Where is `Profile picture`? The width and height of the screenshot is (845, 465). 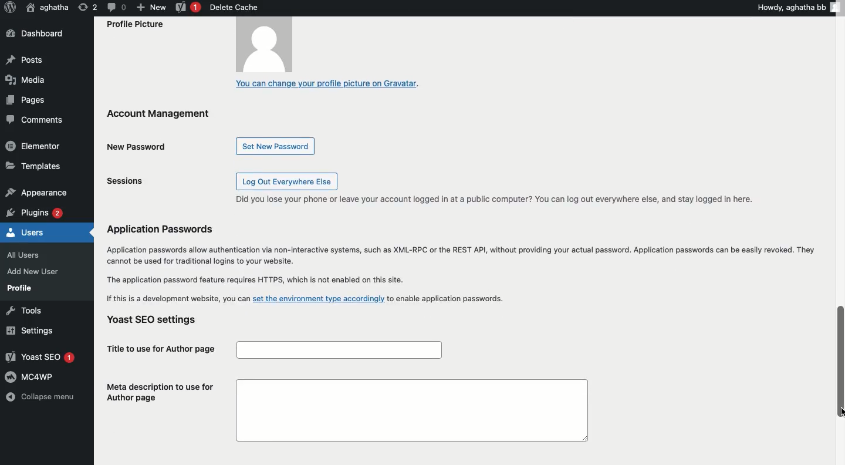 Profile picture is located at coordinates (207, 46).